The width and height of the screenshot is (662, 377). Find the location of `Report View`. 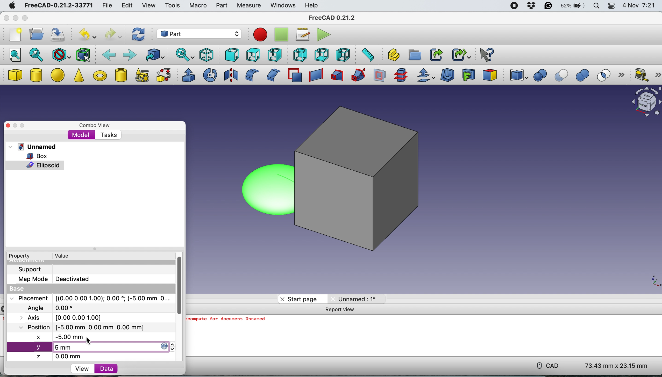

Report View is located at coordinates (342, 310).